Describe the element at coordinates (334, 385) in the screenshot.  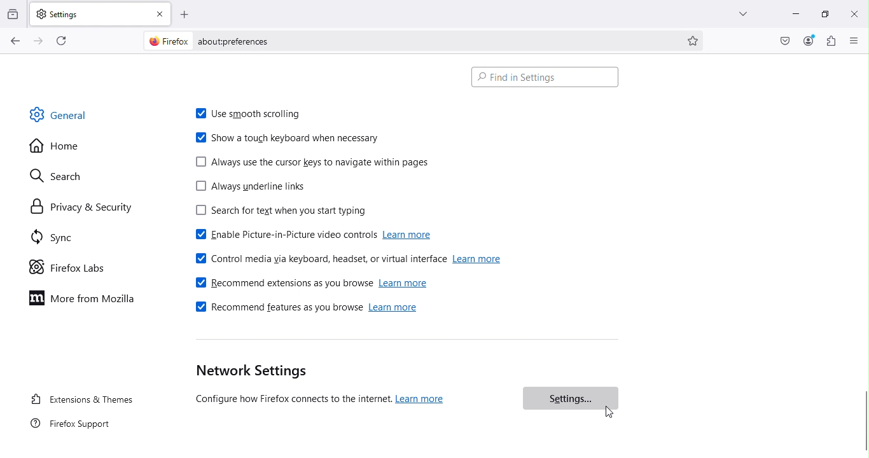
I see `Network settings` at that location.